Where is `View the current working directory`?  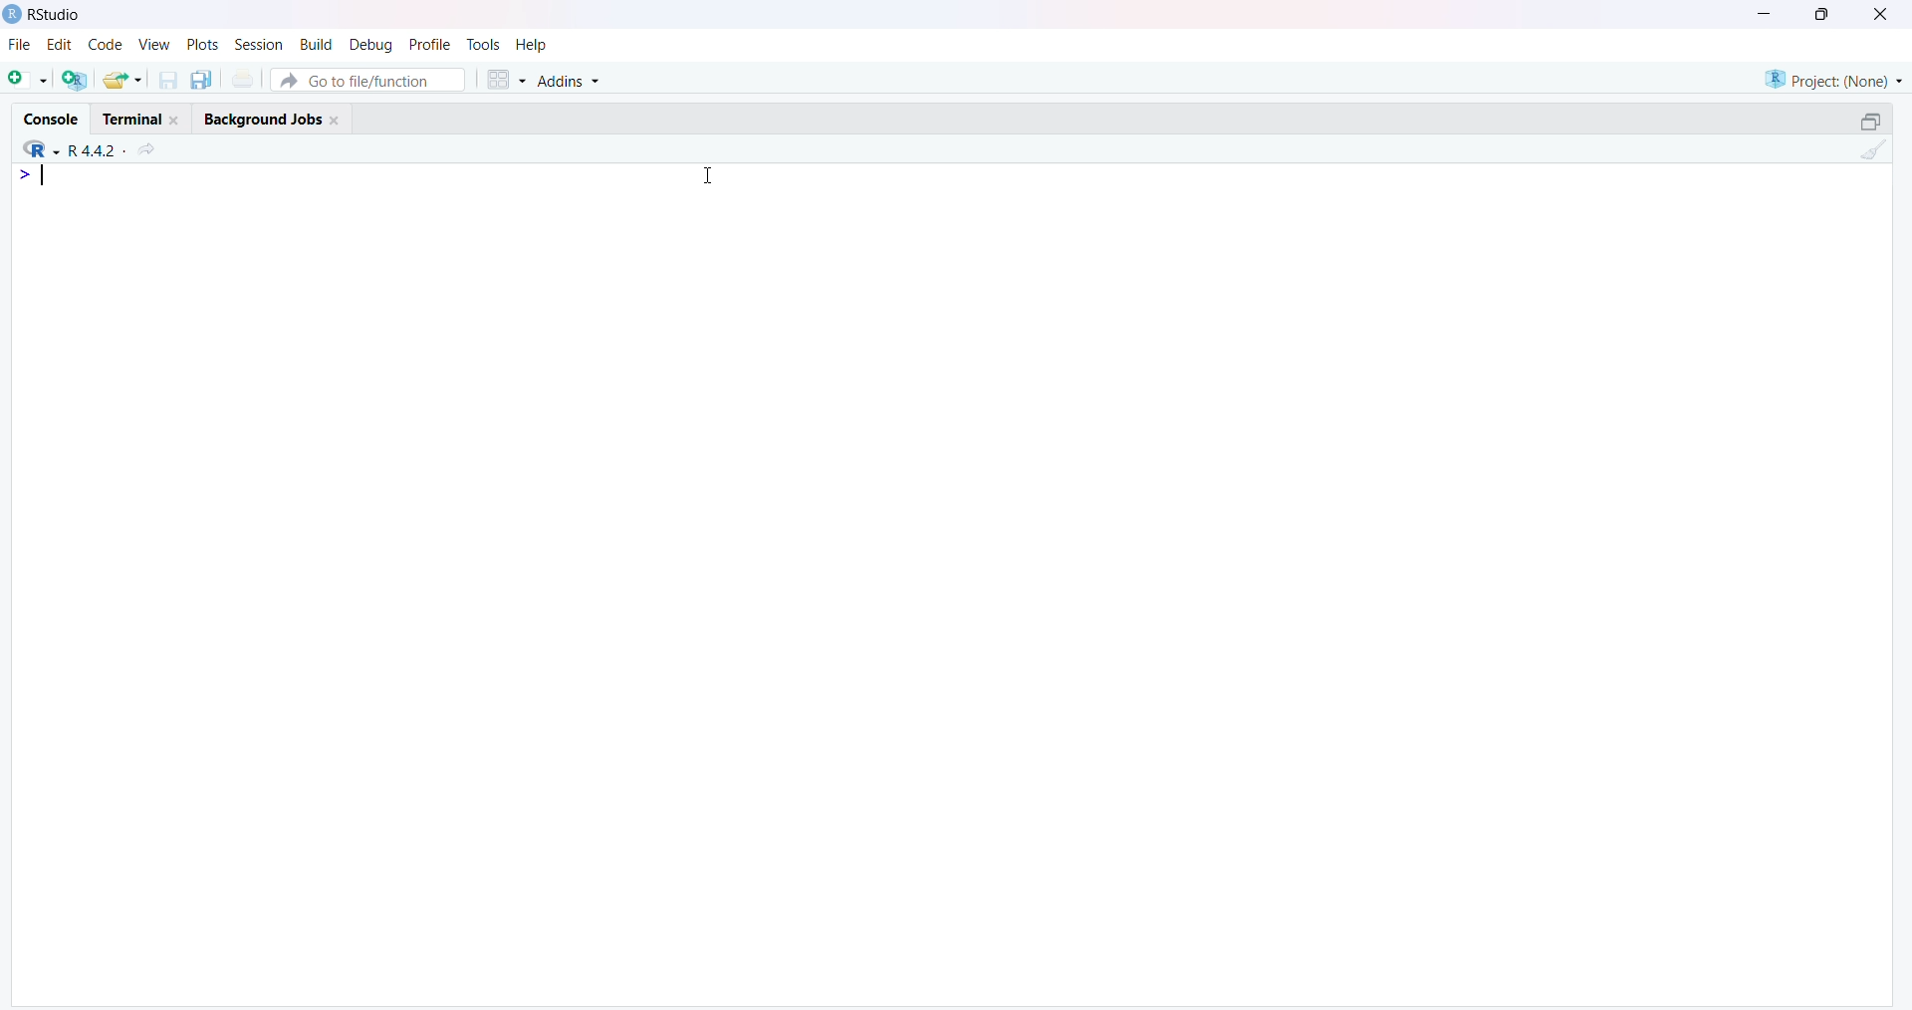 View the current working directory is located at coordinates (151, 148).